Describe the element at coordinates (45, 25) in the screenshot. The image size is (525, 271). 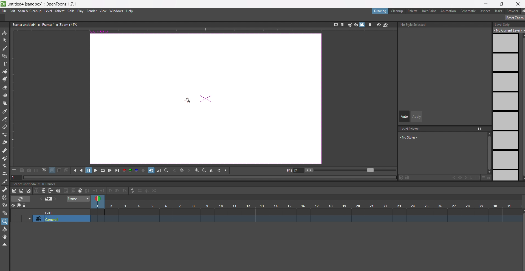
I see `text` at that location.